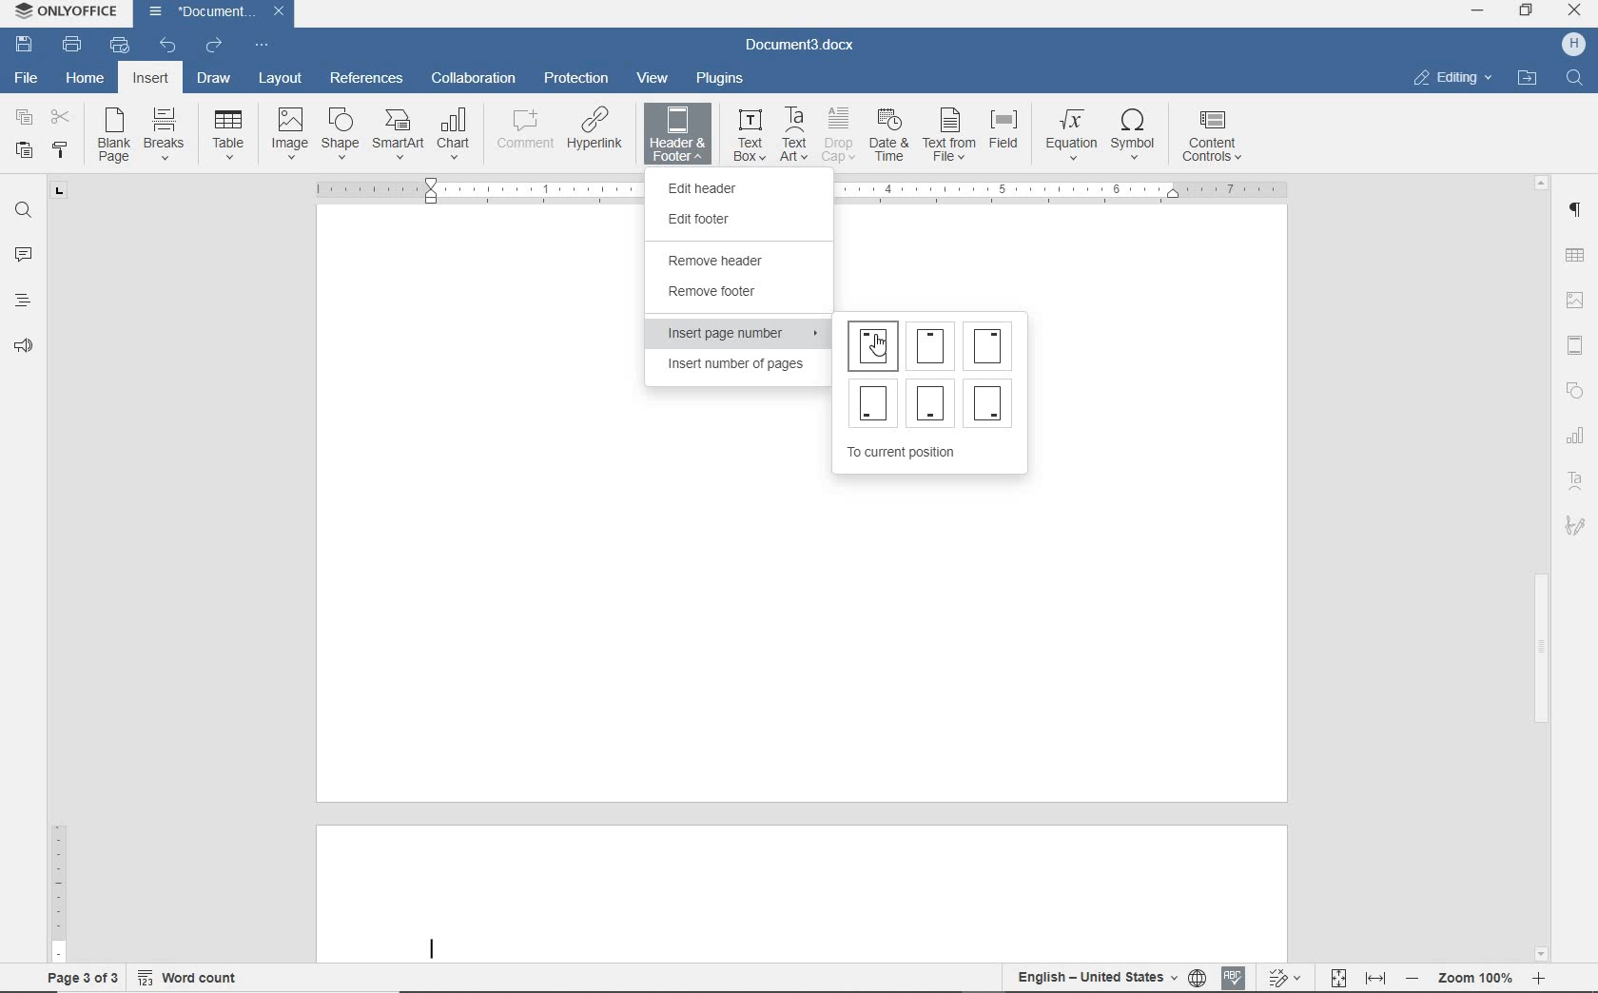  What do you see at coordinates (87, 79) in the screenshot?
I see `HOME` at bounding box center [87, 79].